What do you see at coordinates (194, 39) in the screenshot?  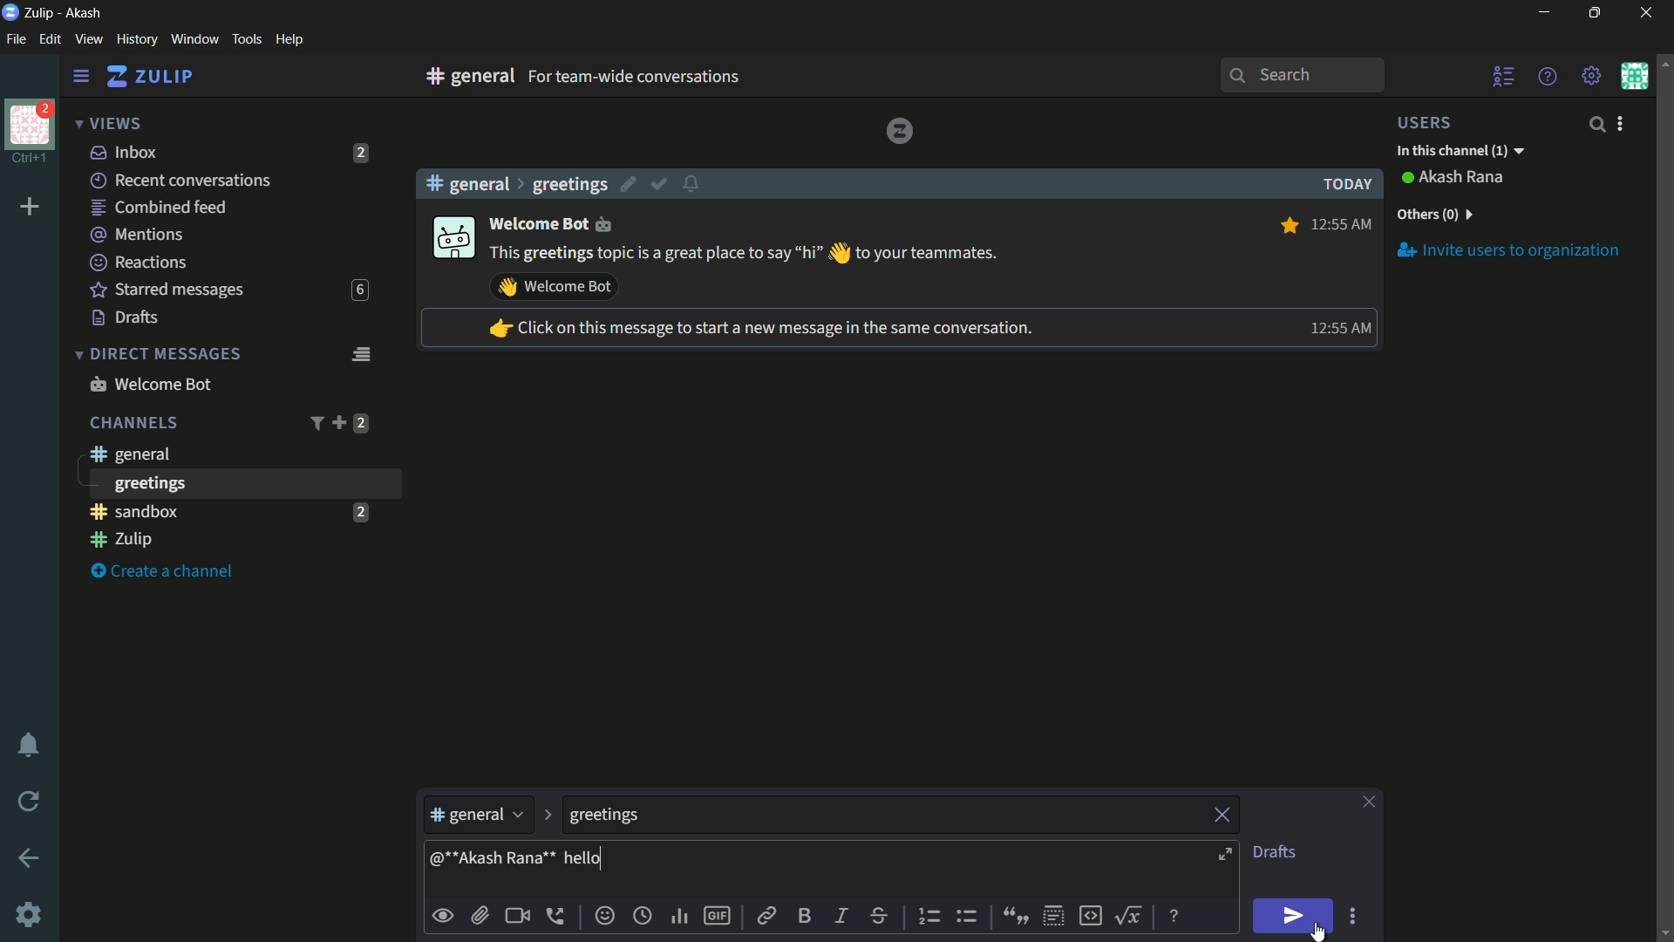 I see `window menu` at bounding box center [194, 39].